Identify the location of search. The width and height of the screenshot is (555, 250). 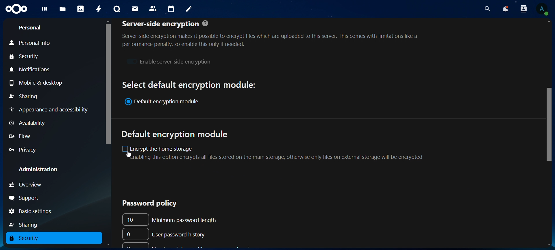
(487, 9).